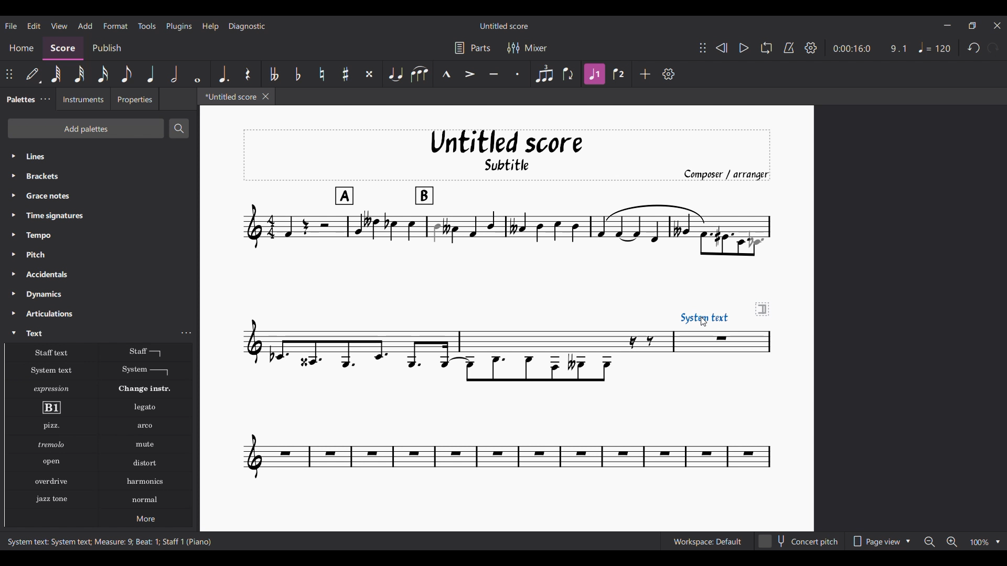 Image resolution: width=1007 pixels, height=566 pixels. I want to click on System text: System text; Measure: 9; Beat: 1; Staff 1 (Piano), so click(108, 541).